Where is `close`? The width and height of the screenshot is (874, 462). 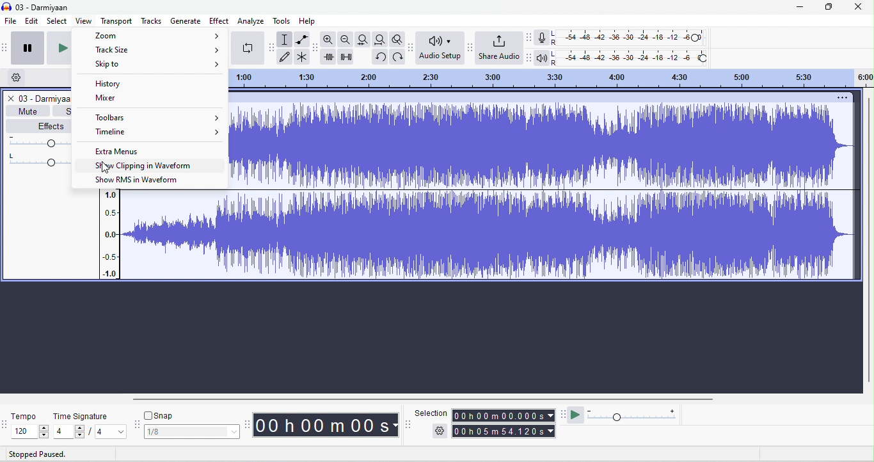 close is located at coordinates (11, 99).